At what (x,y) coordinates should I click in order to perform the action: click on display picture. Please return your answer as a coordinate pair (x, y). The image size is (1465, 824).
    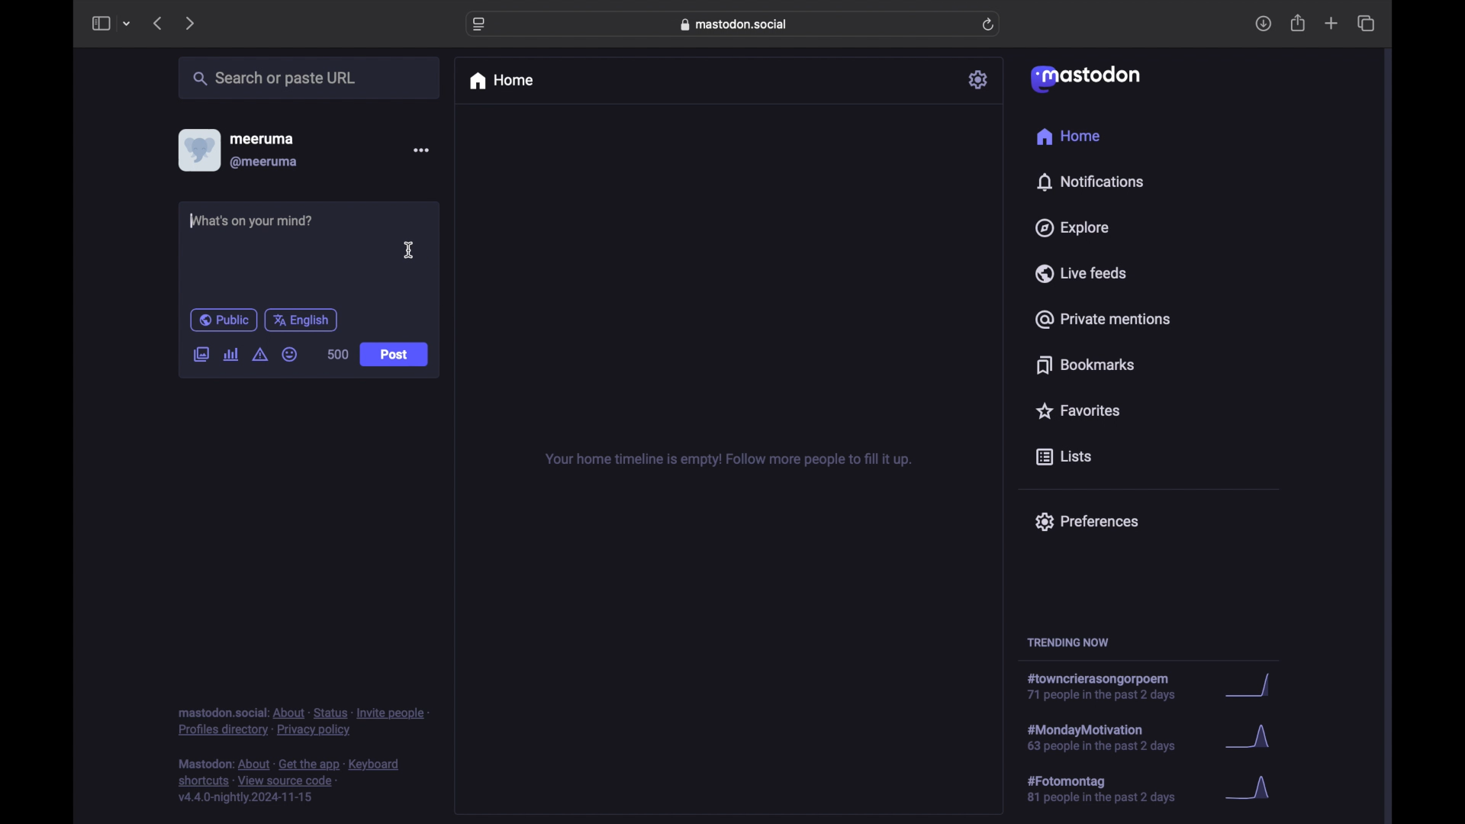
    Looking at the image, I should click on (198, 150).